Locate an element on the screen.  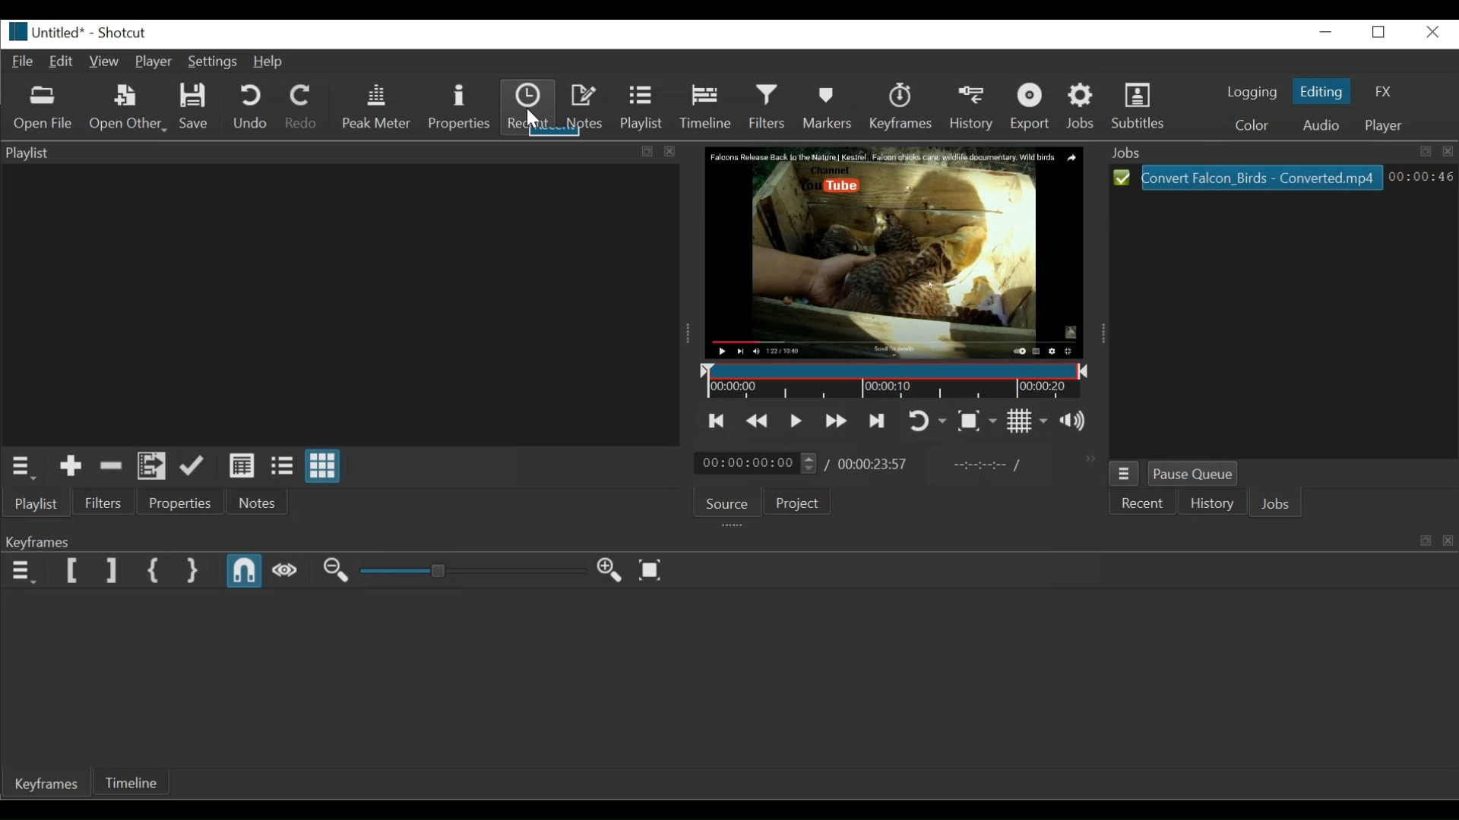
Toggler player looping is located at coordinates (928, 421).